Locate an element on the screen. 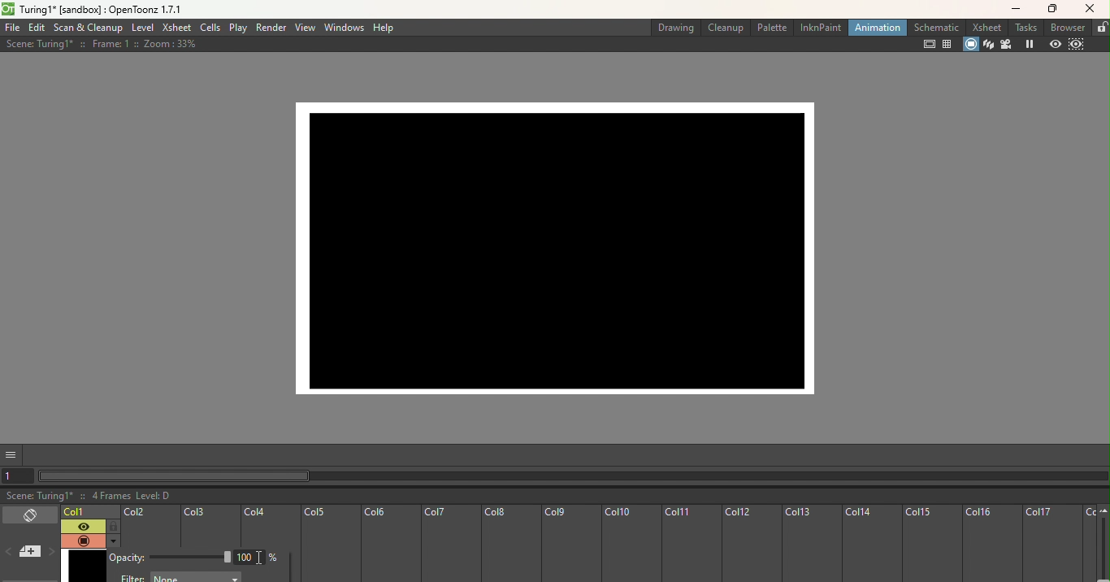 Image resolution: width=1110 pixels, height=582 pixels. Col3 is located at coordinates (210, 527).